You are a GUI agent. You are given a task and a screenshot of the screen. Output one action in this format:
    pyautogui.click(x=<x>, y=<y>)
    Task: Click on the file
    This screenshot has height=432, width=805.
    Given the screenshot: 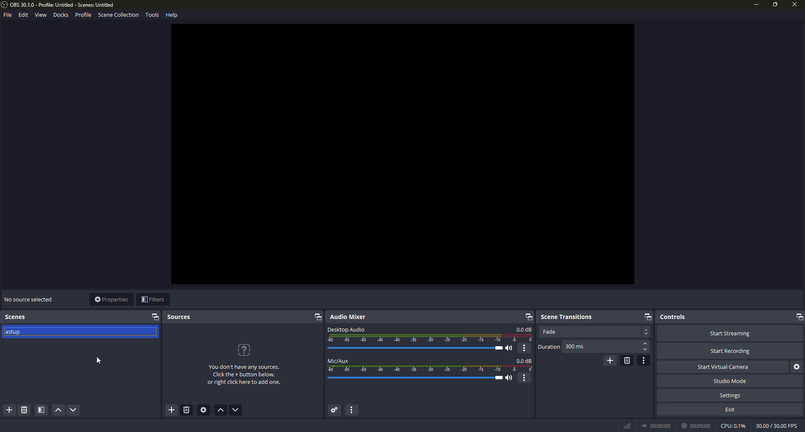 What is the action you would take?
    pyautogui.click(x=7, y=16)
    